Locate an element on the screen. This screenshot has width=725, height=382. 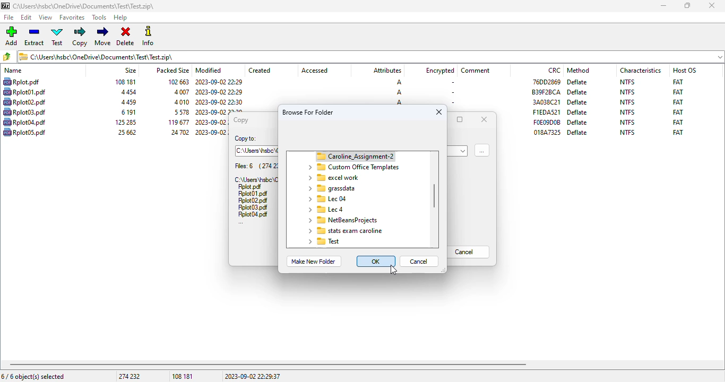
- is located at coordinates (451, 83).